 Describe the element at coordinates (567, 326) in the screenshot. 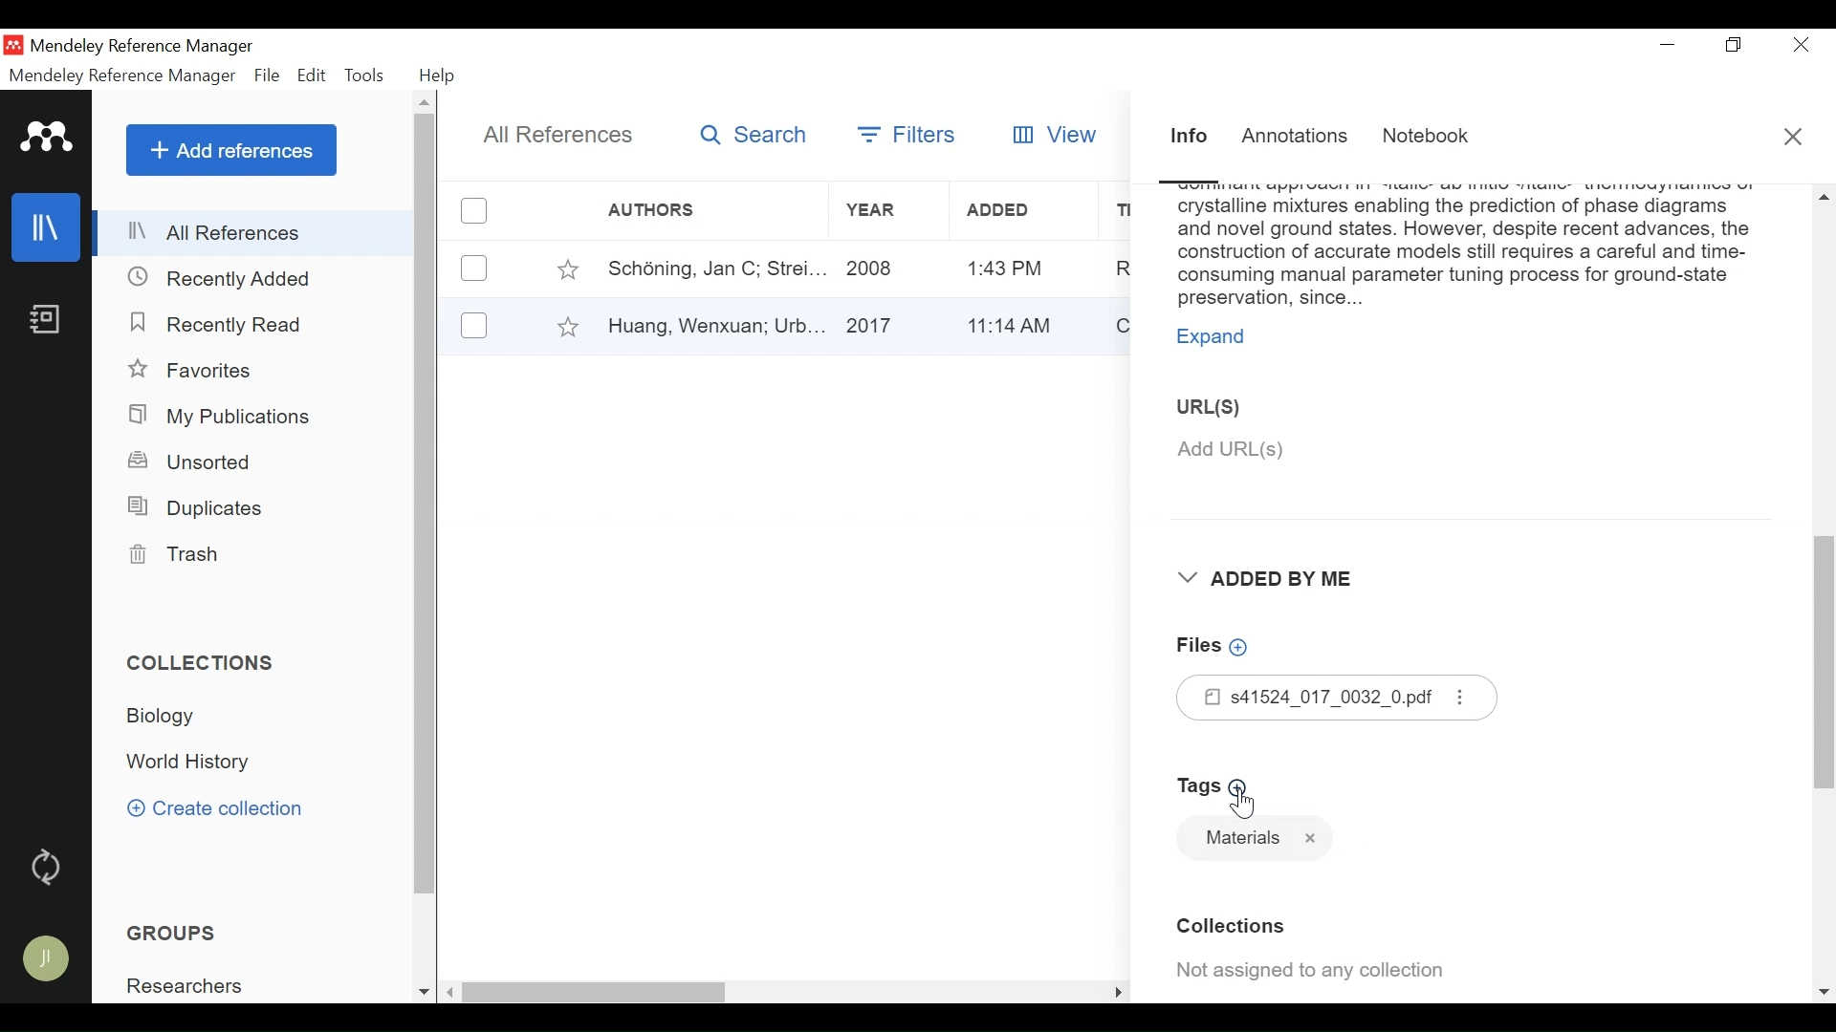

I see `Toggle Favorites` at that location.